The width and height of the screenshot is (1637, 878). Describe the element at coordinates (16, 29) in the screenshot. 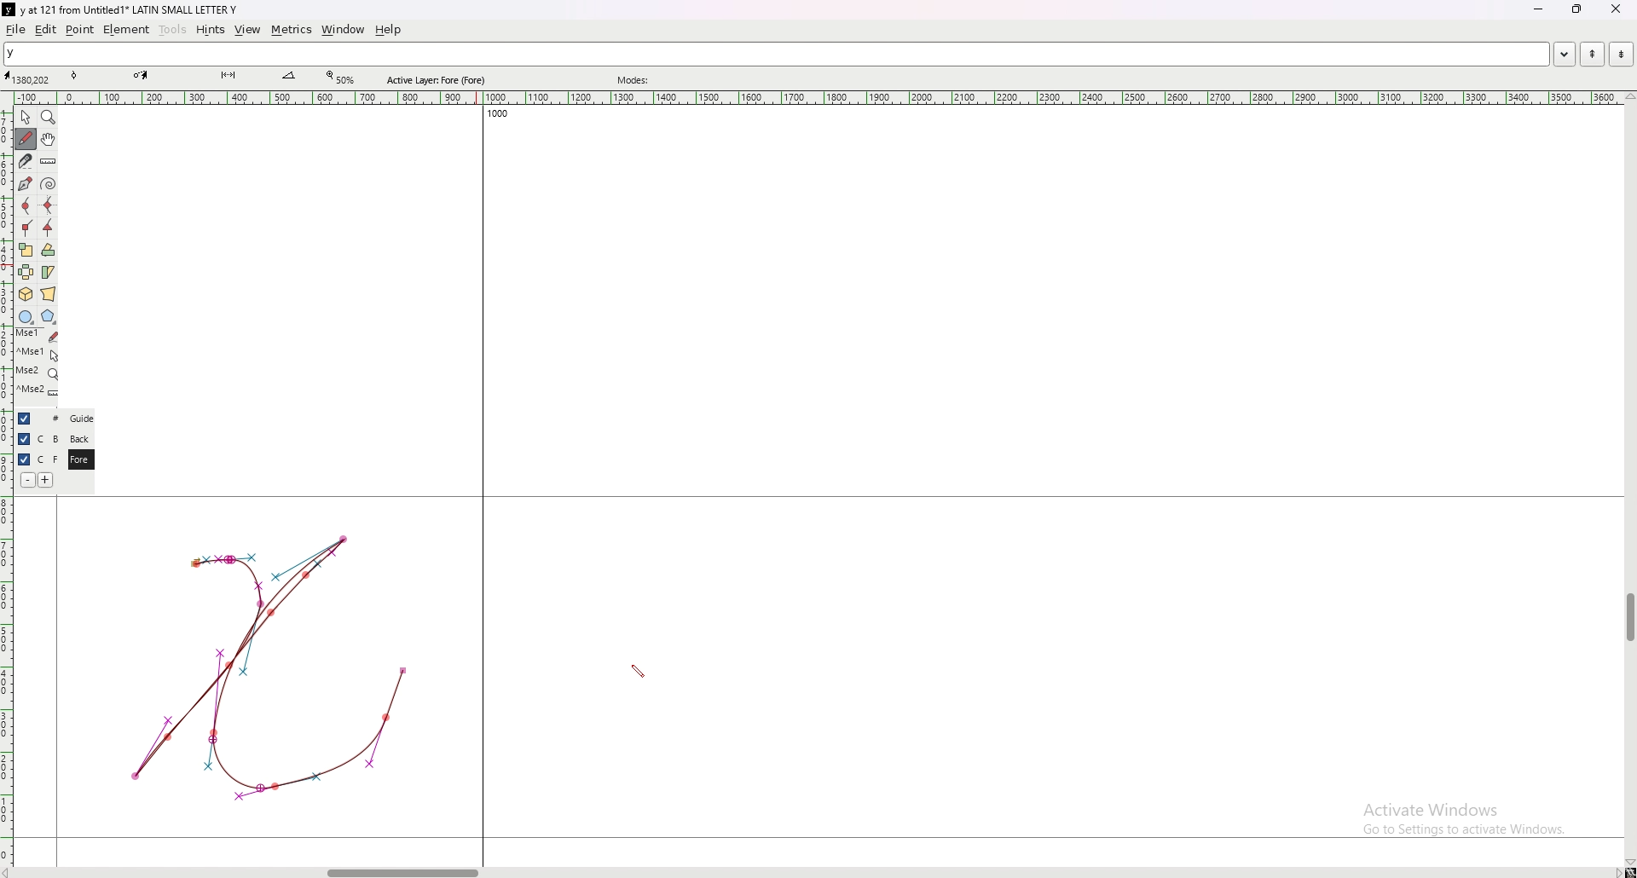

I see `file` at that location.